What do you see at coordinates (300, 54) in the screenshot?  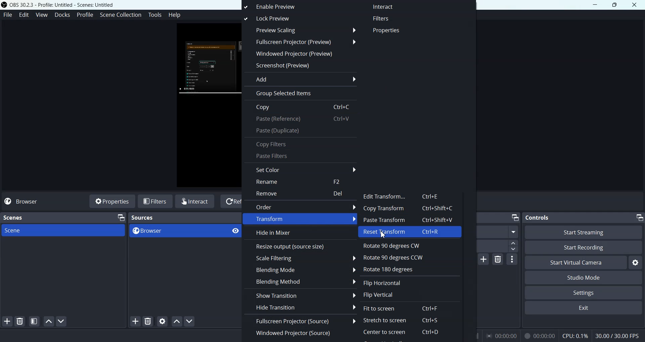 I see `Windowed Projector (preview)` at bounding box center [300, 54].